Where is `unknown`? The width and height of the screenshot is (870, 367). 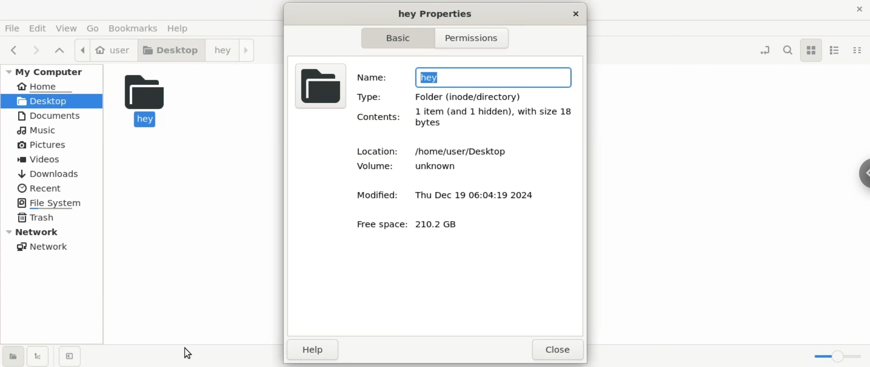
unknown is located at coordinates (443, 166).